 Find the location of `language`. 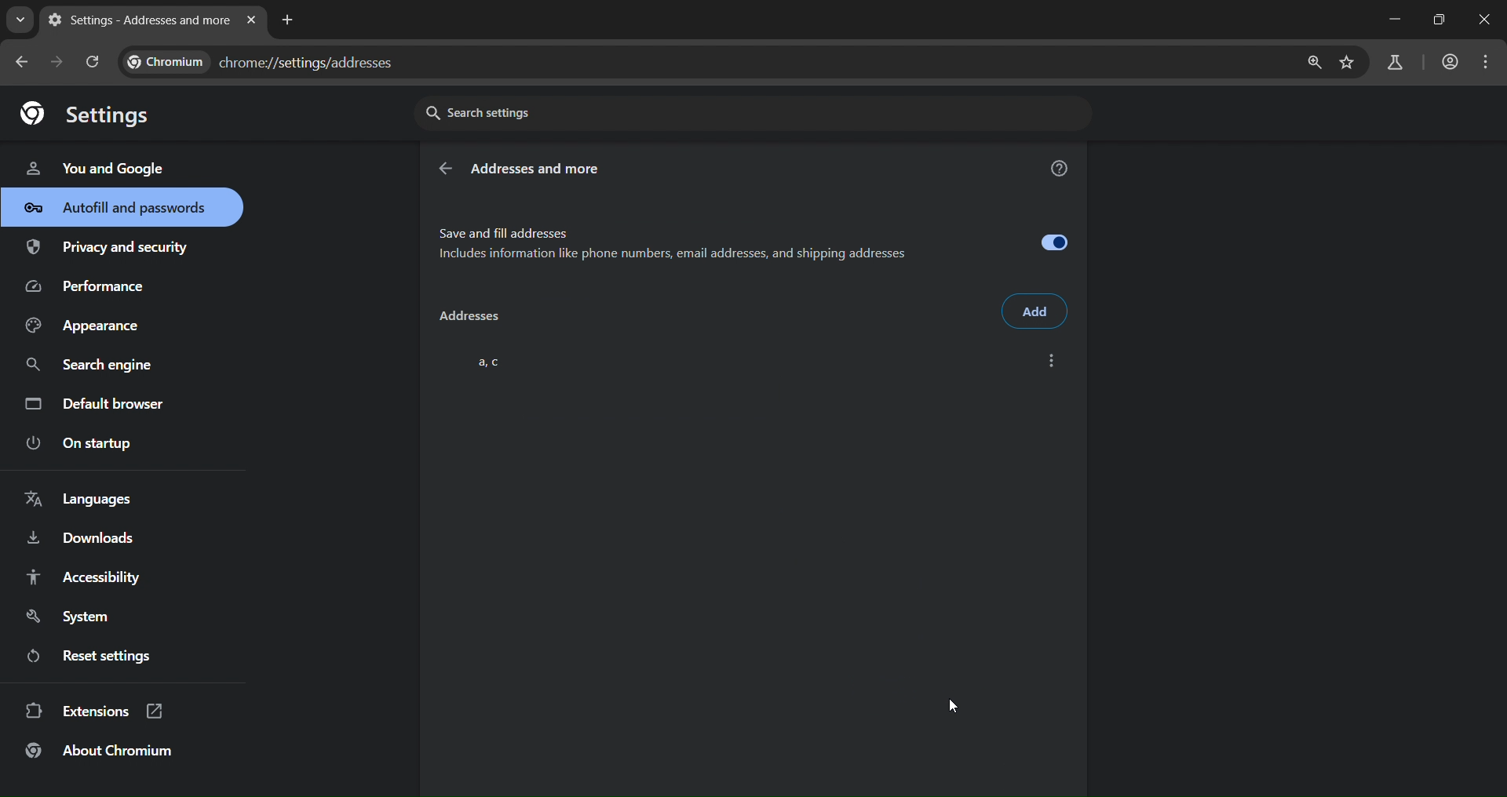

language is located at coordinates (83, 500).